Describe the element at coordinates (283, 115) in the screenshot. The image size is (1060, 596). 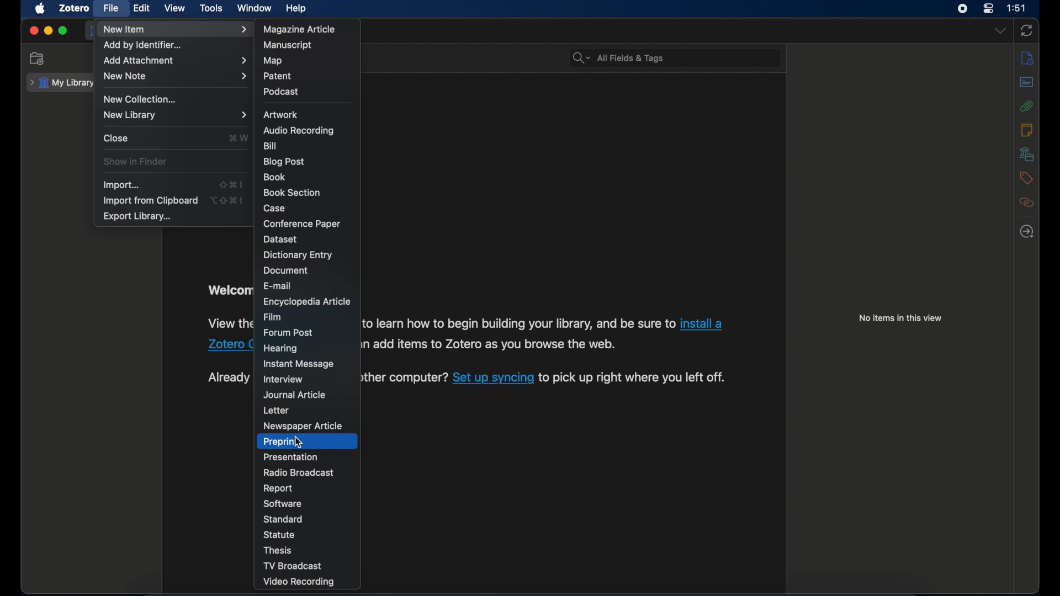
I see `artwork` at that location.